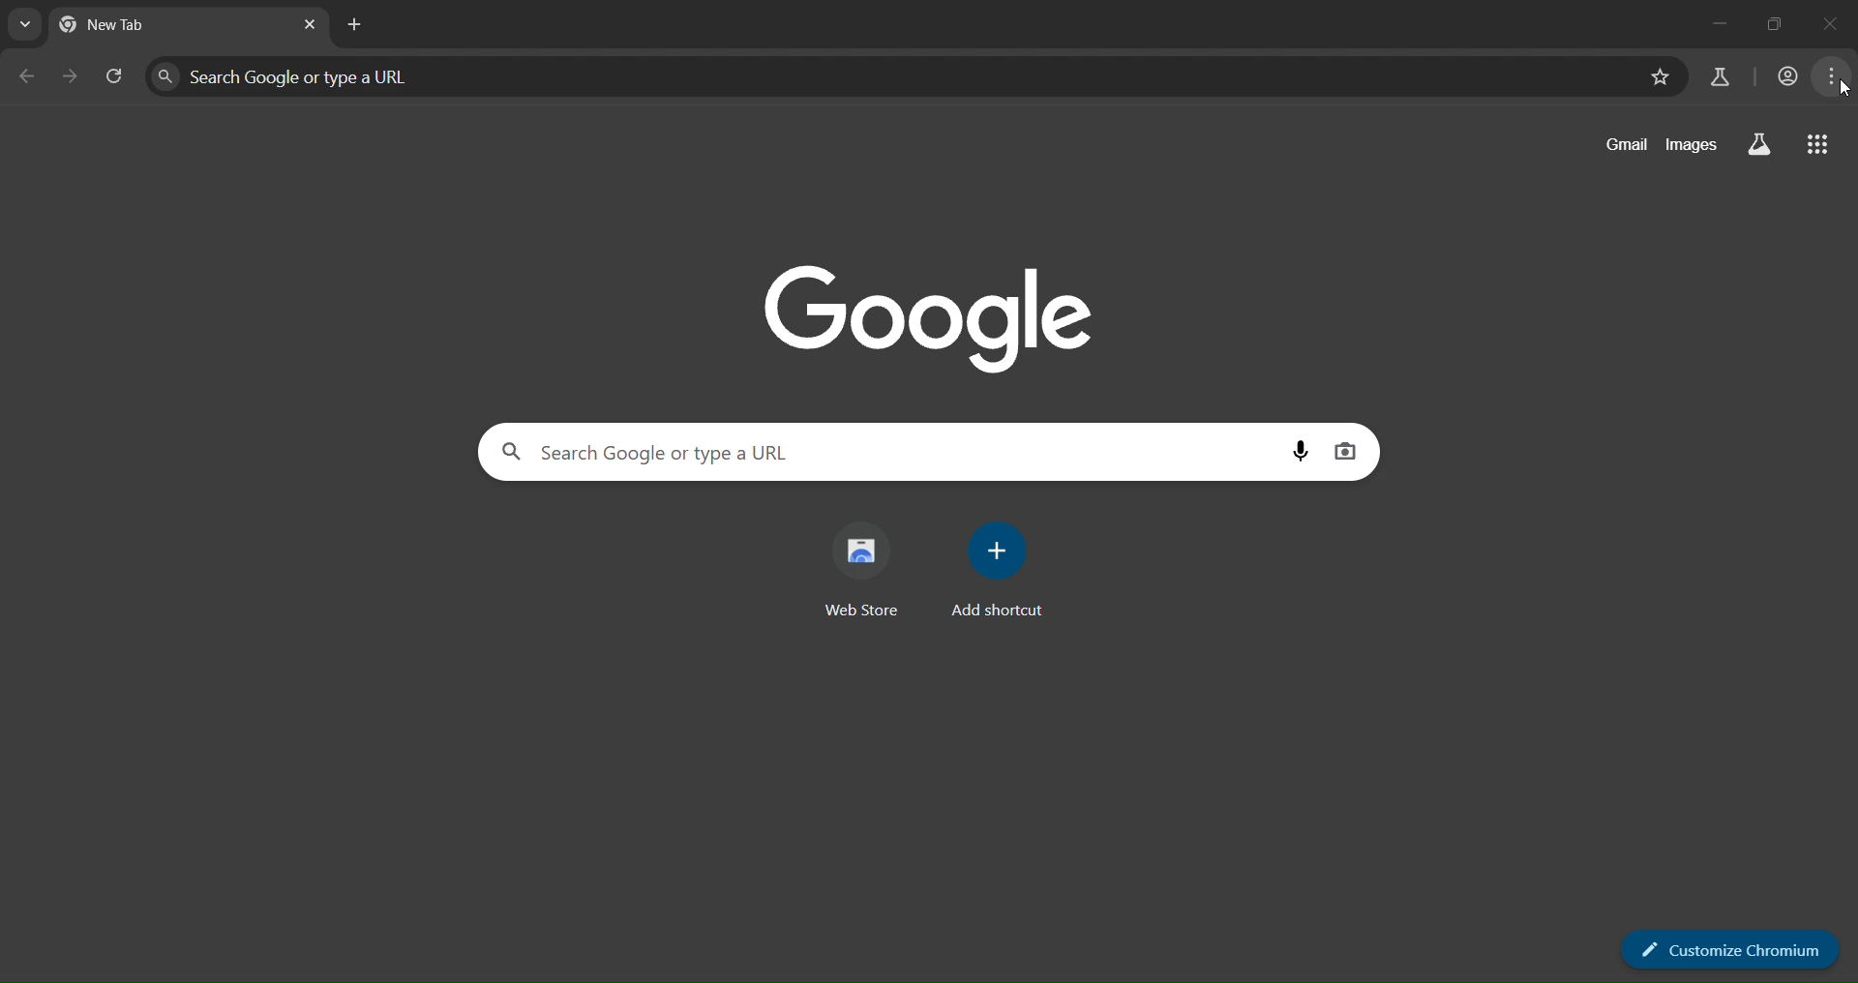 The height and width of the screenshot is (983, 1858). What do you see at coordinates (895, 76) in the screenshot?
I see `search labs` at bounding box center [895, 76].